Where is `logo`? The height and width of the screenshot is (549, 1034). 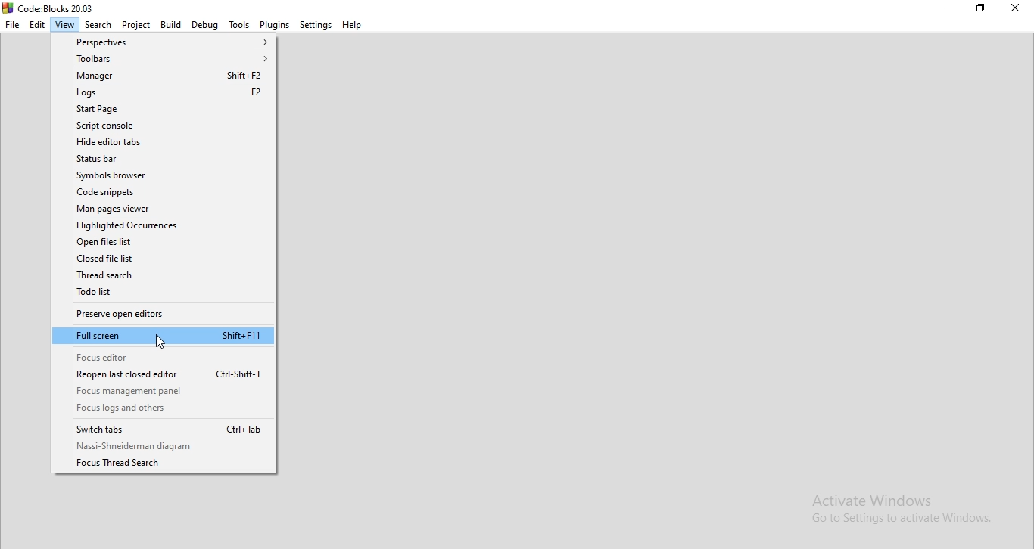
logo is located at coordinates (49, 7).